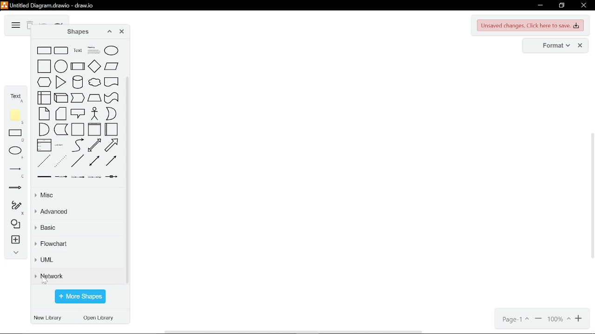  Describe the element at coordinates (14, 254) in the screenshot. I see `collapse` at that location.